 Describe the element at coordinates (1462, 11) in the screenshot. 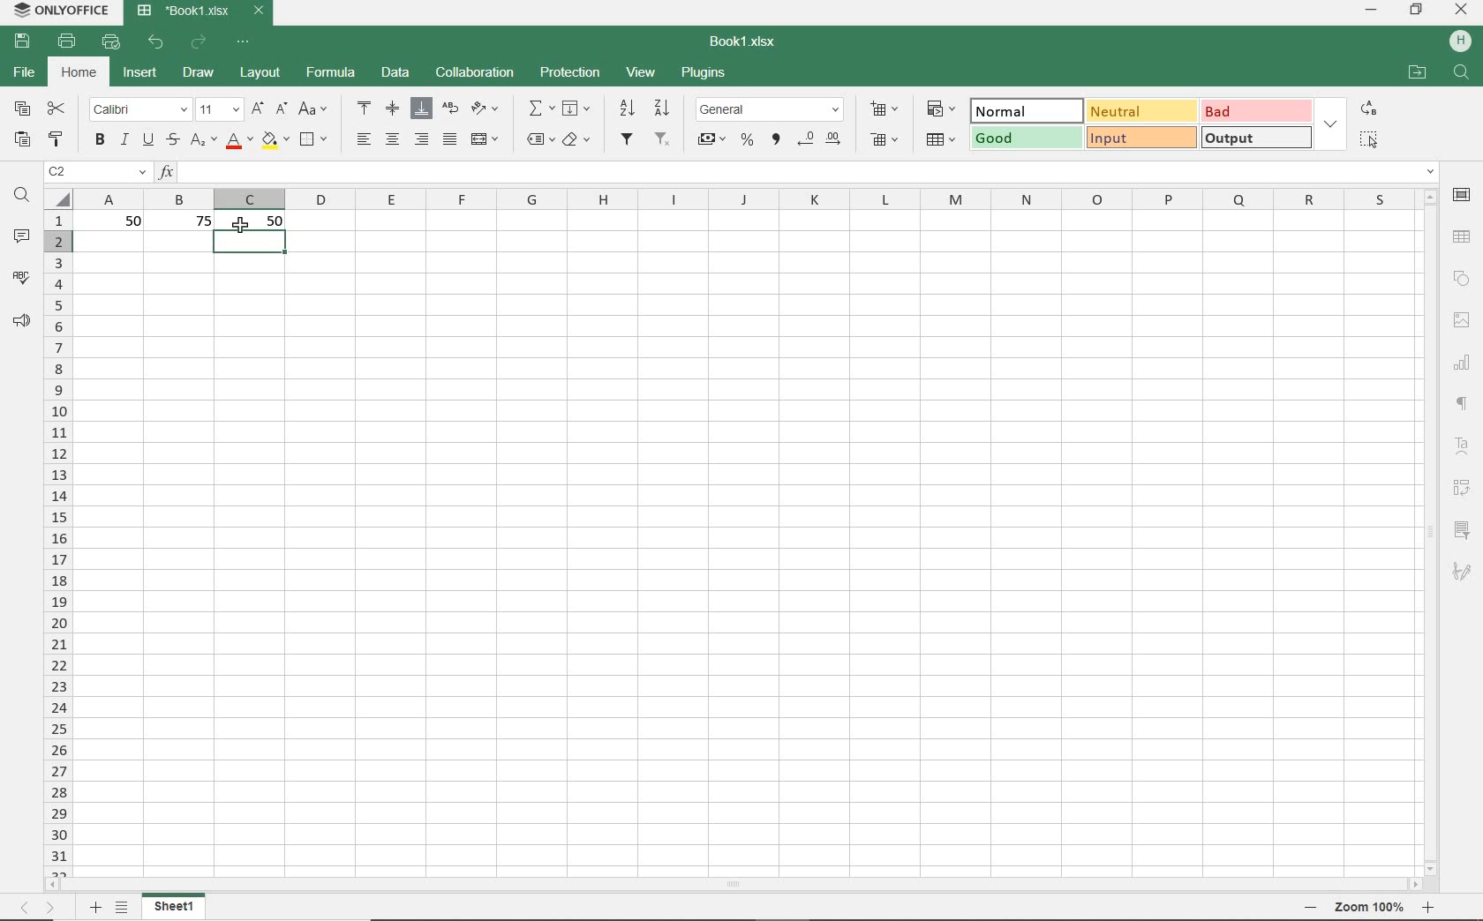

I see `close` at that location.